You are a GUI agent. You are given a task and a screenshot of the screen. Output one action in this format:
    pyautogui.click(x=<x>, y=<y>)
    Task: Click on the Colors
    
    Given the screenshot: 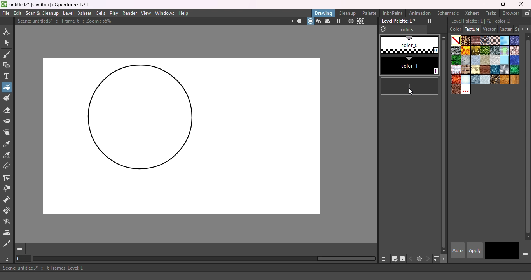 What is the action you would take?
    pyautogui.click(x=402, y=30)
    